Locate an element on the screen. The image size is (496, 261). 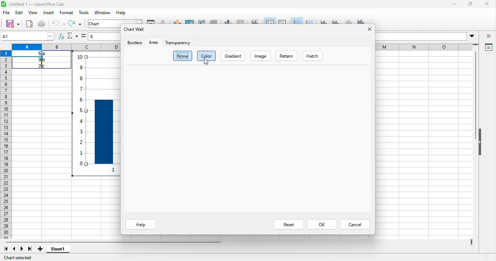
hatch is located at coordinates (319, 56).